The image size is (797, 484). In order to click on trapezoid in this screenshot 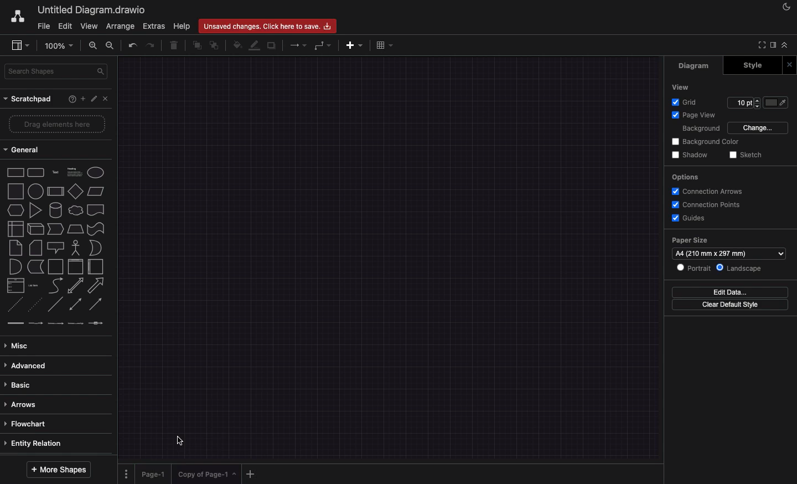, I will do `click(75, 229)`.